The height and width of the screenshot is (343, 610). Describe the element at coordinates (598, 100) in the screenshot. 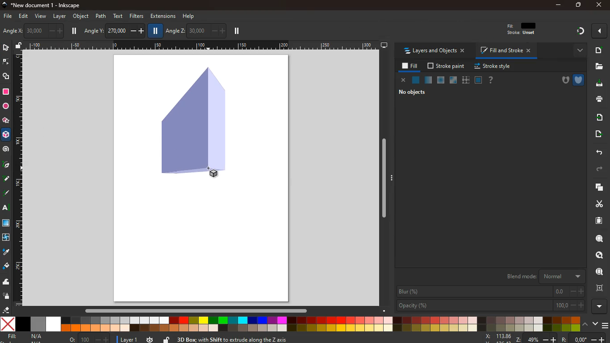

I see `print` at that location.